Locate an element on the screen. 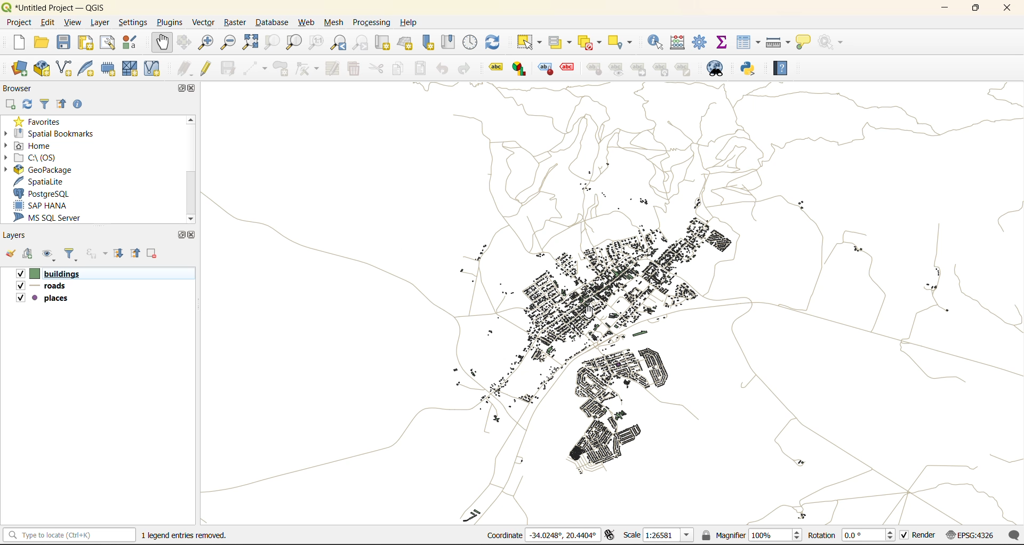  rotation is located at coordinates (851, 535).